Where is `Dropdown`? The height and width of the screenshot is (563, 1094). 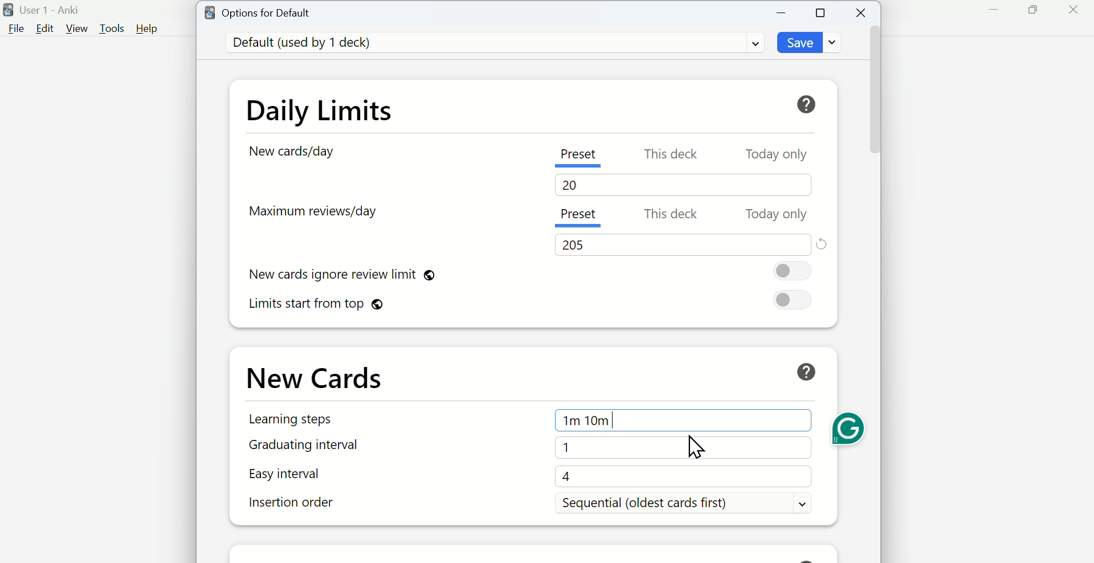
Dropdown is located at coordinates (749, 44).